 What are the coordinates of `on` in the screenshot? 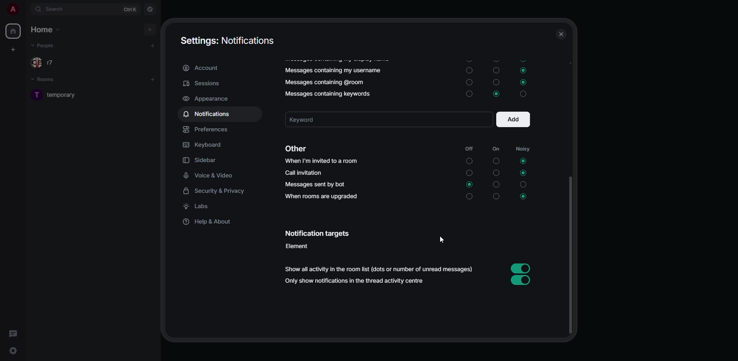 It's located at (496, 149).